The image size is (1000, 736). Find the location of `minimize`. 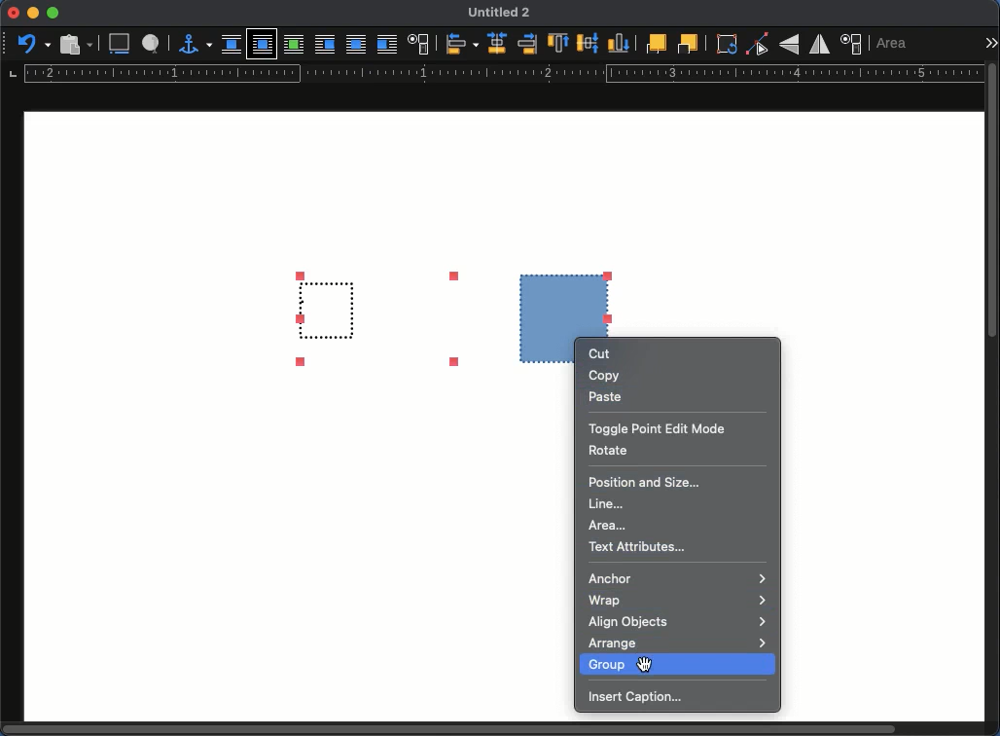

minimize is located at coordinates (33, 13).